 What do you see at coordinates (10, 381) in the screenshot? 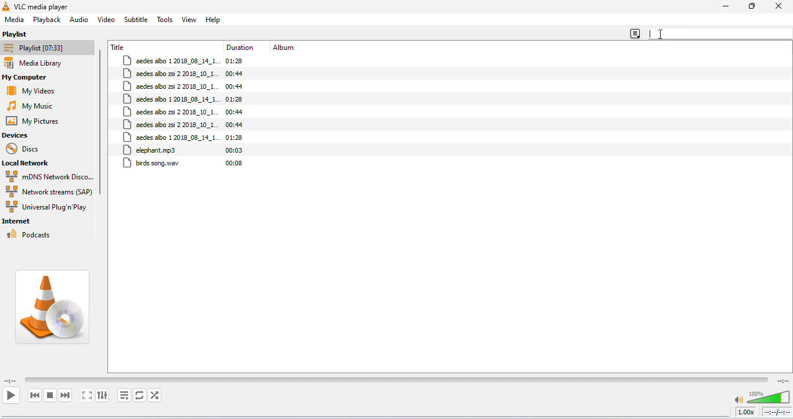
I see `elapsed time` at bounding box center [10, 381].